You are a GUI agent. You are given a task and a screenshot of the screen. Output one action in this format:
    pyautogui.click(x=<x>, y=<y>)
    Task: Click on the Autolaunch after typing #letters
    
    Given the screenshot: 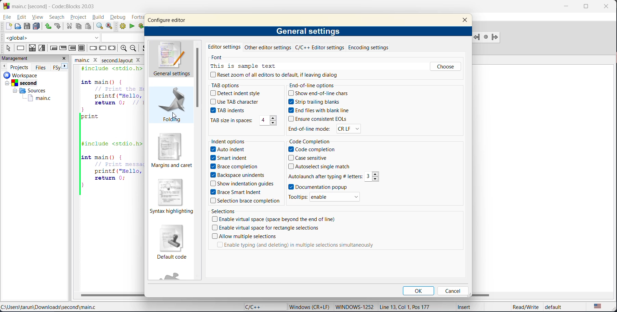 What is the action you would take?
    pyautogui.click(x=325, y=176)
    